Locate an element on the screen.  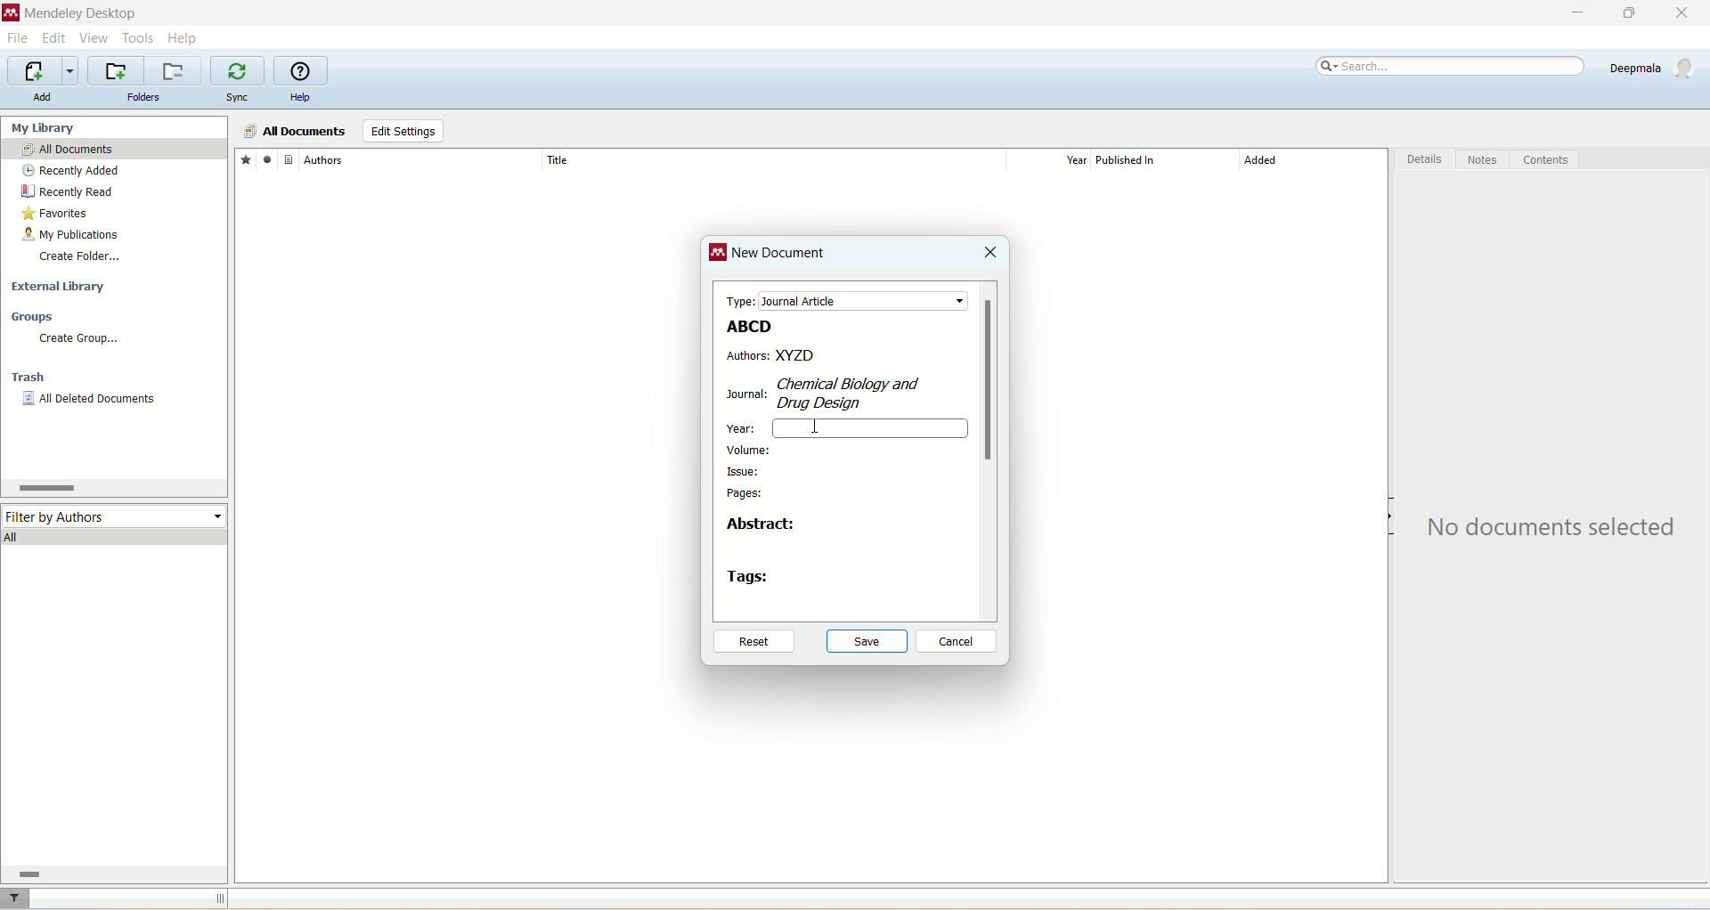
filter is located at coordinates (17, 898).